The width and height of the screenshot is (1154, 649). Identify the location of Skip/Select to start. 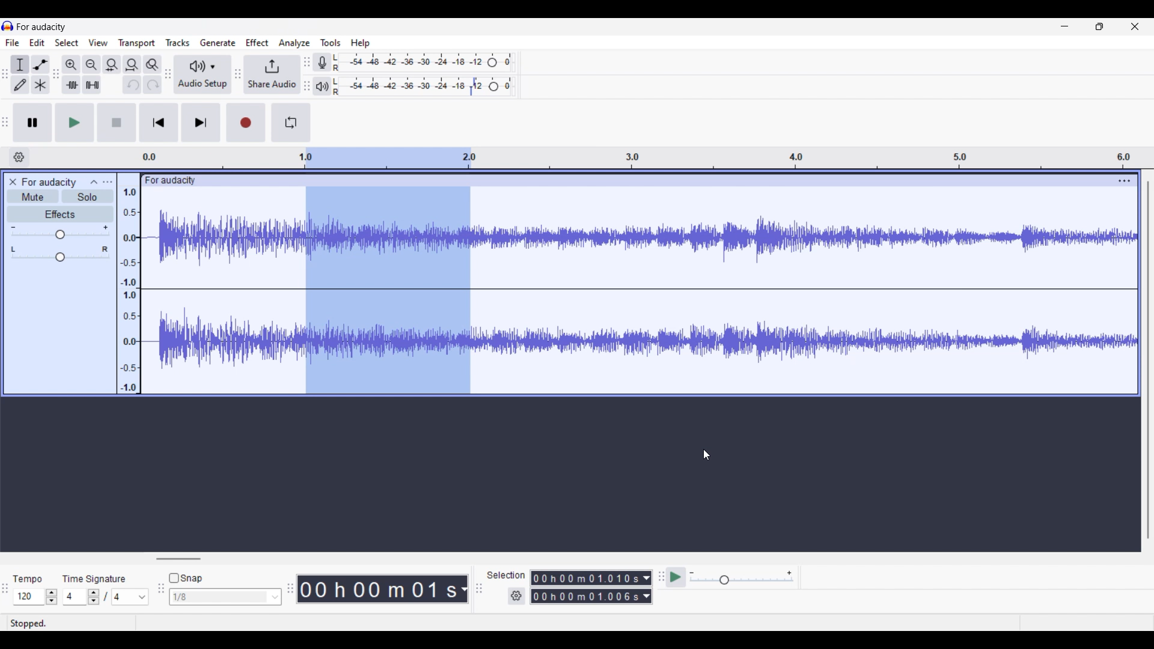
(159, 123).